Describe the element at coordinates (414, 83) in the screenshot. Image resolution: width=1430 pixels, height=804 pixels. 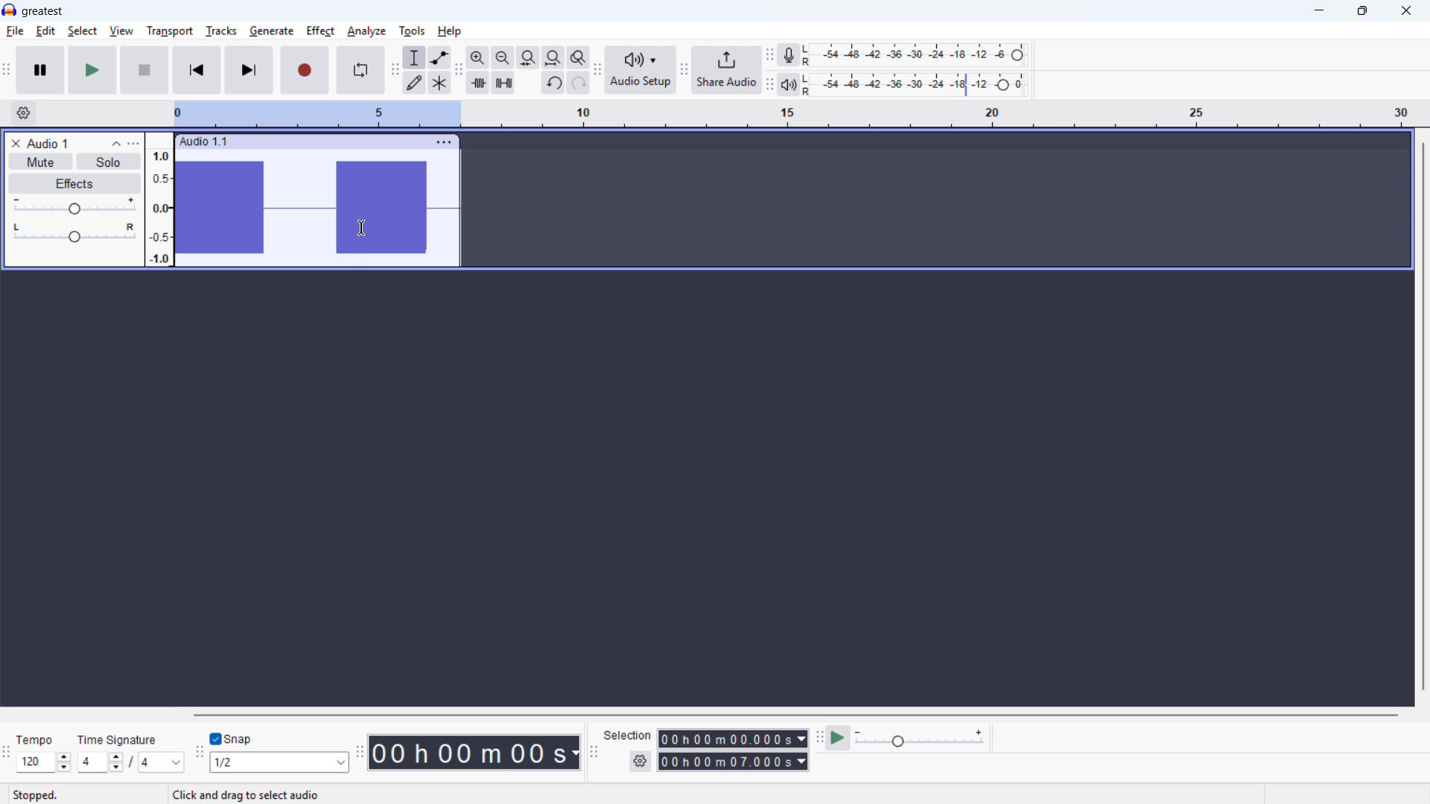
I see `Draw tool ` at that location.